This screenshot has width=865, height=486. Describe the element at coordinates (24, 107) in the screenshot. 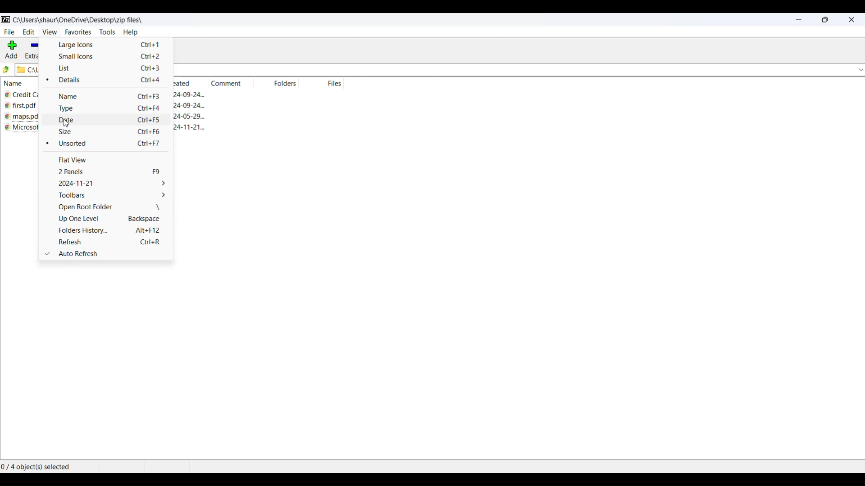

I see `file name` at that location.